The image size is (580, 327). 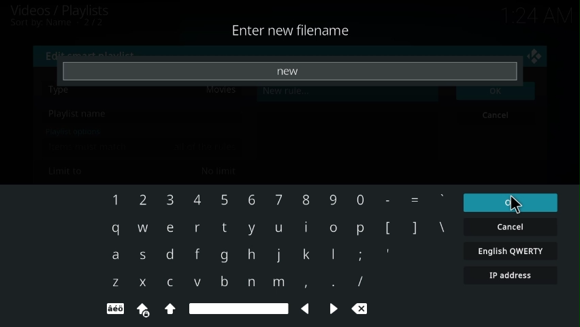 What do you see at coordinates (387, 258) in the screenshot?
I see `'` at bounding box center [387, 258].